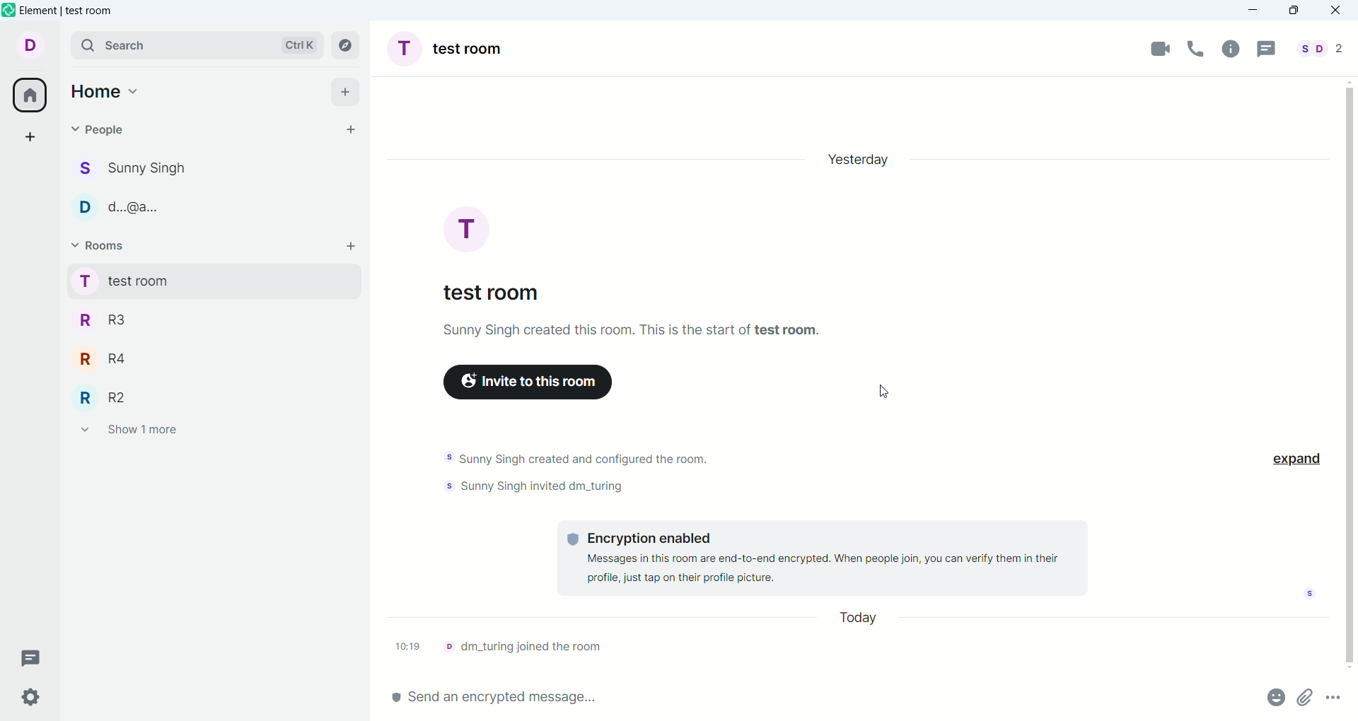 The width and height of the screenshot is (1358, 721). I want to click on voice call, so click(1196, 48).